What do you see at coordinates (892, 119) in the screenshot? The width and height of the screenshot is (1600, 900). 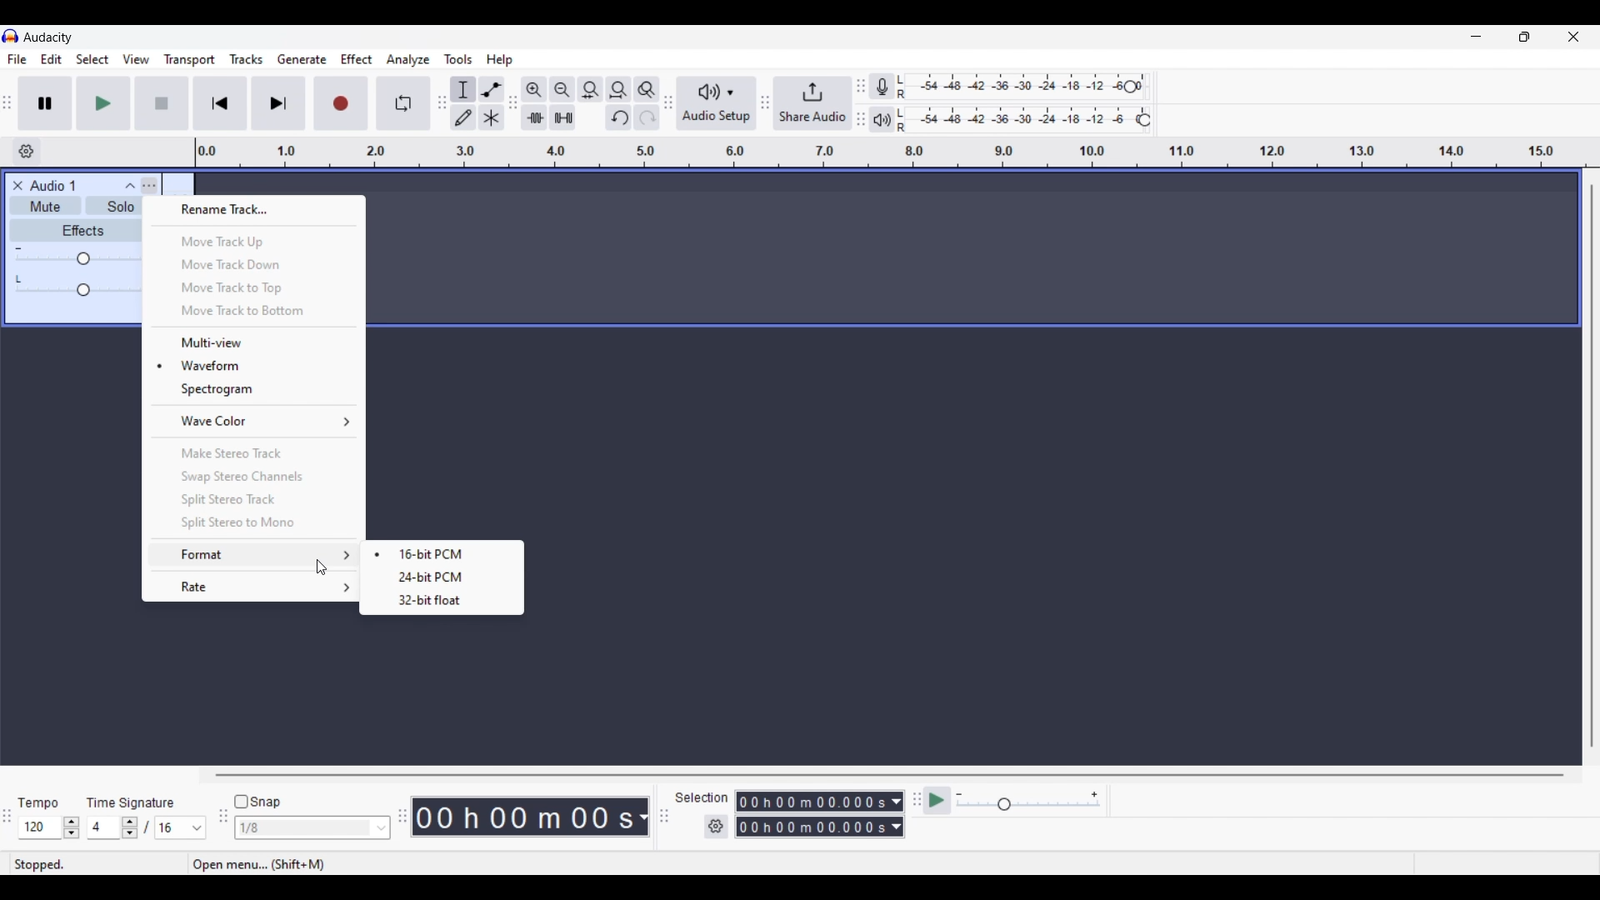 I see `Playback meter` at bounding box center [892, 119].